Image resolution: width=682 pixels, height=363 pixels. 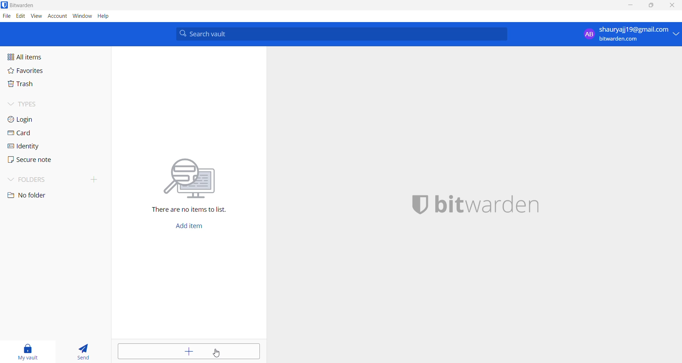 I want to click on view, so click(x=37, y=16).